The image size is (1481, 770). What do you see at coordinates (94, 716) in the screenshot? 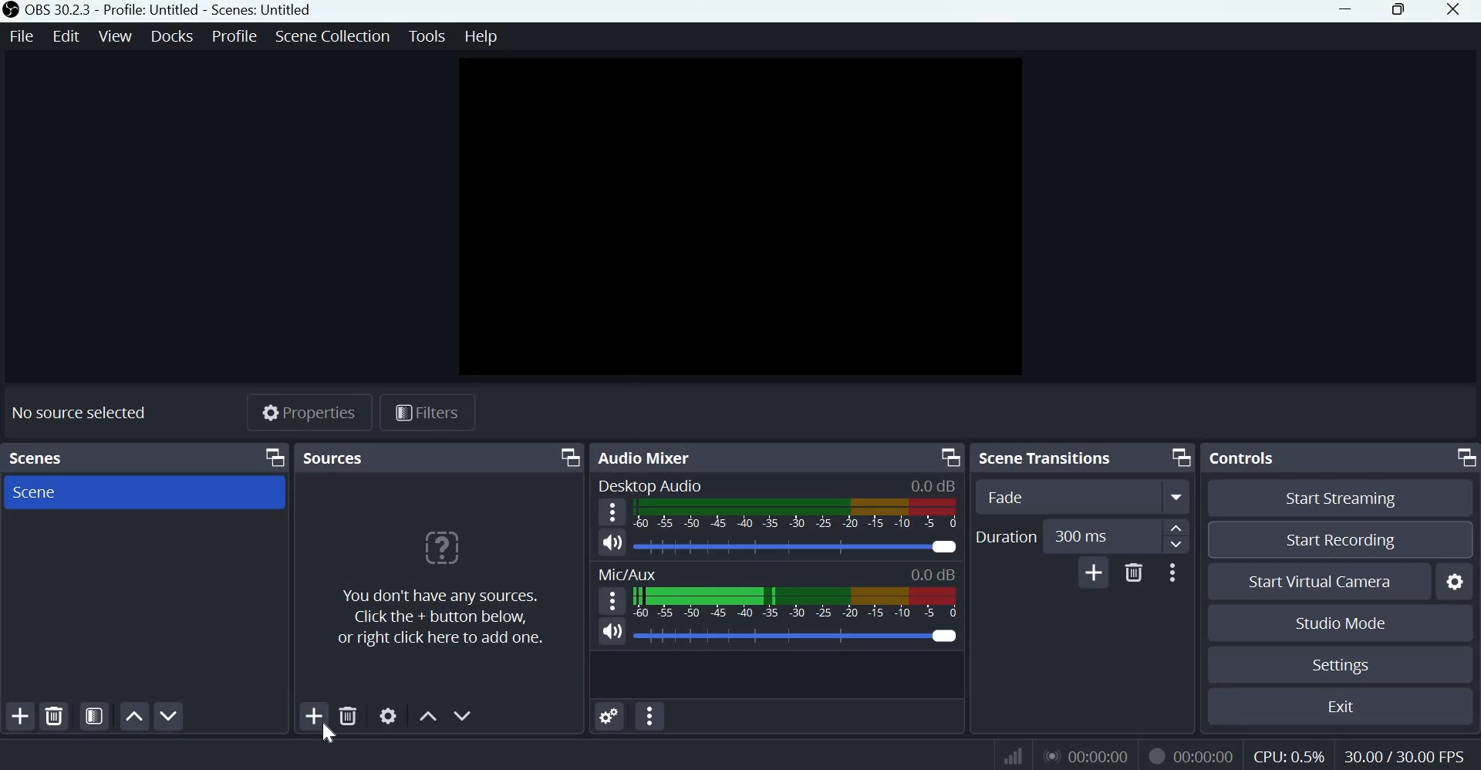
I see `Open scene filters` at bounding box center [94, 716].